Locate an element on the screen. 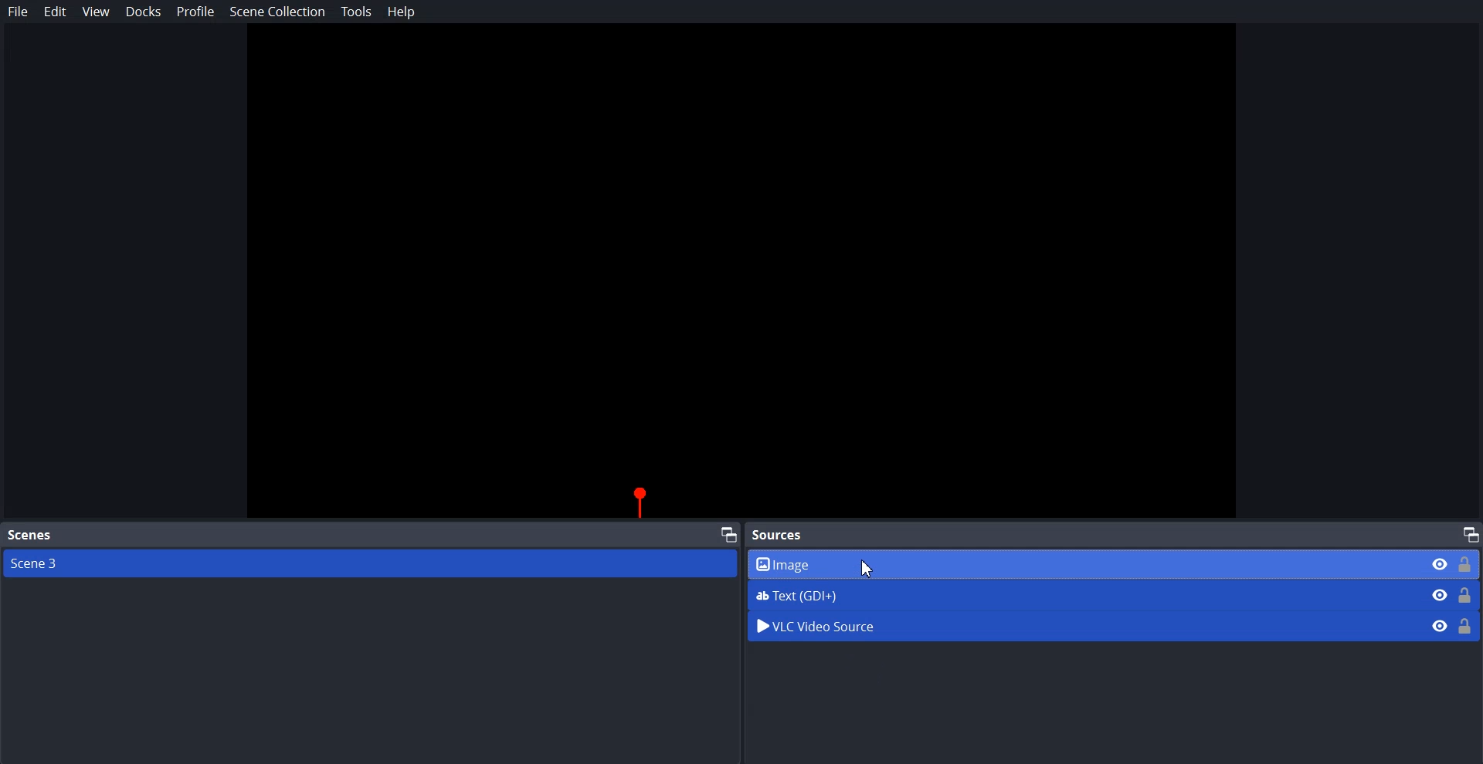 Image resolution: width=1483 pixels, height=764 pixels. Edit is located at coordinates (56, 12).